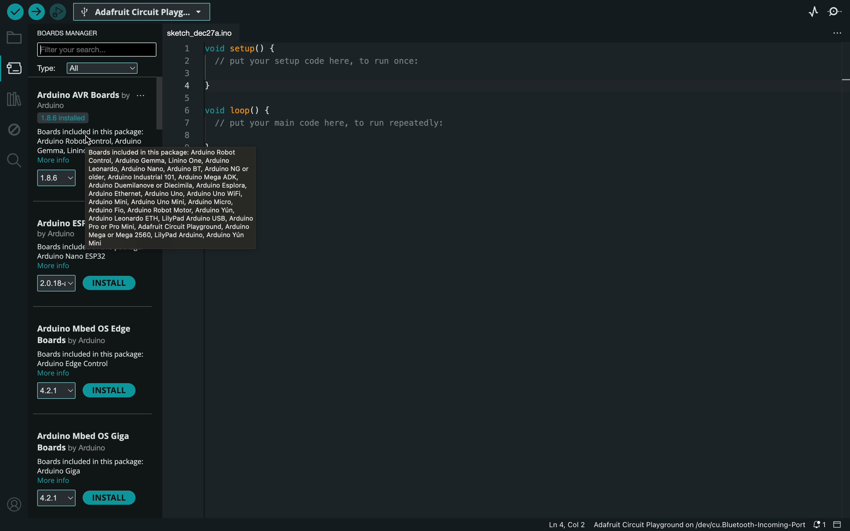 The image size is (850, 531). What do you see at coordinates (59, 11) in the screenshot?
I see `debugger` at bounding box center [59, 11].